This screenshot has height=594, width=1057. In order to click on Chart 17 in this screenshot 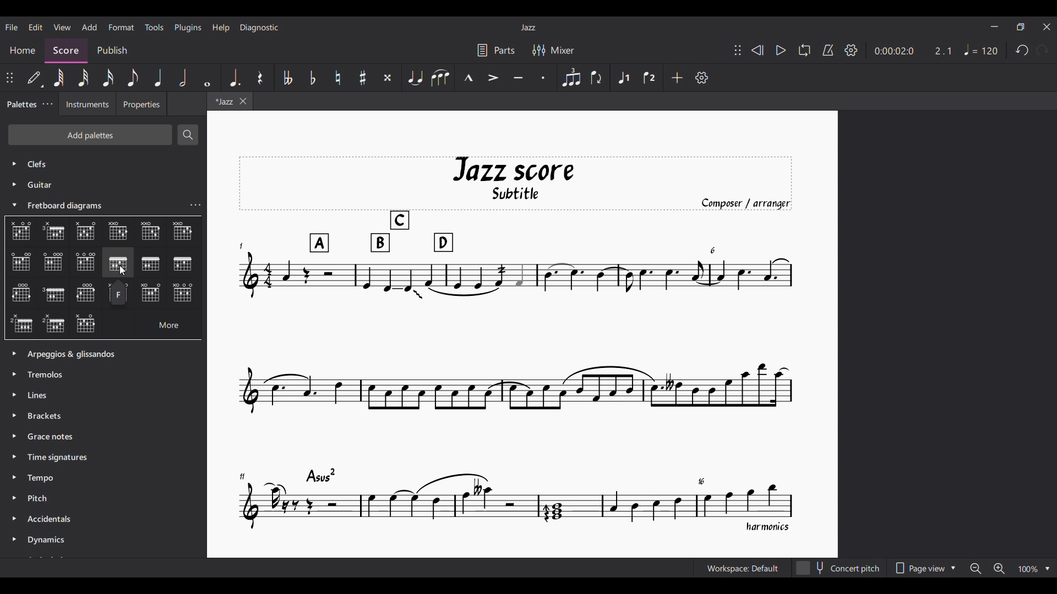, I will do `click(21, 322)`.